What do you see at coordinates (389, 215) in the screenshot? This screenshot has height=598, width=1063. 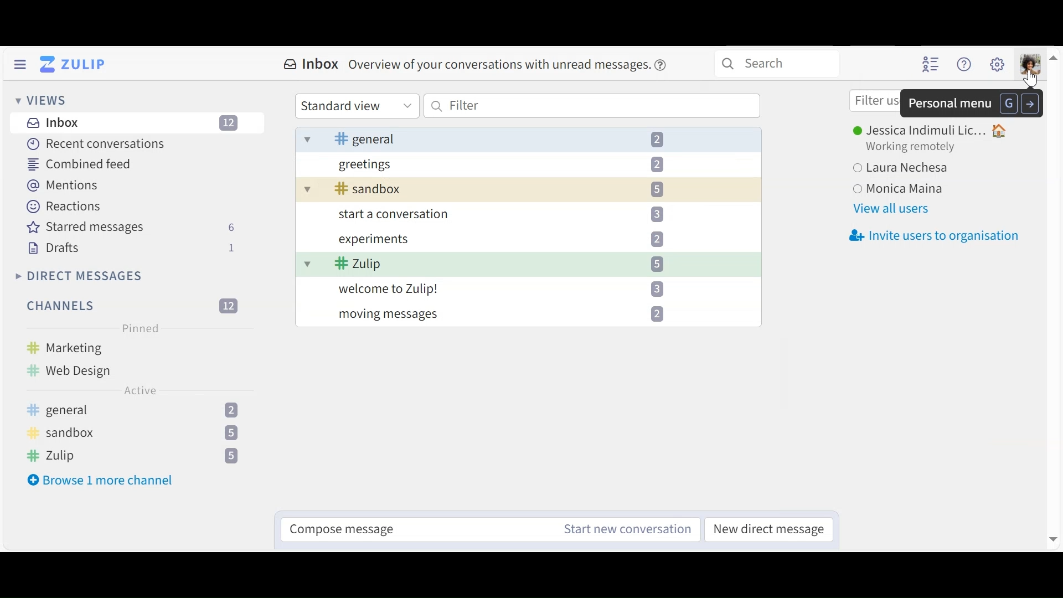 I see `start a conversation` at bounding box center [389, 215].